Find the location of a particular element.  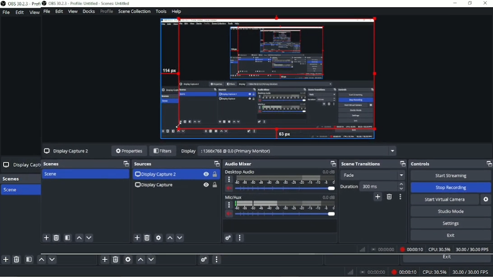

‘Studio Mode is located at coordinates (450, 211).